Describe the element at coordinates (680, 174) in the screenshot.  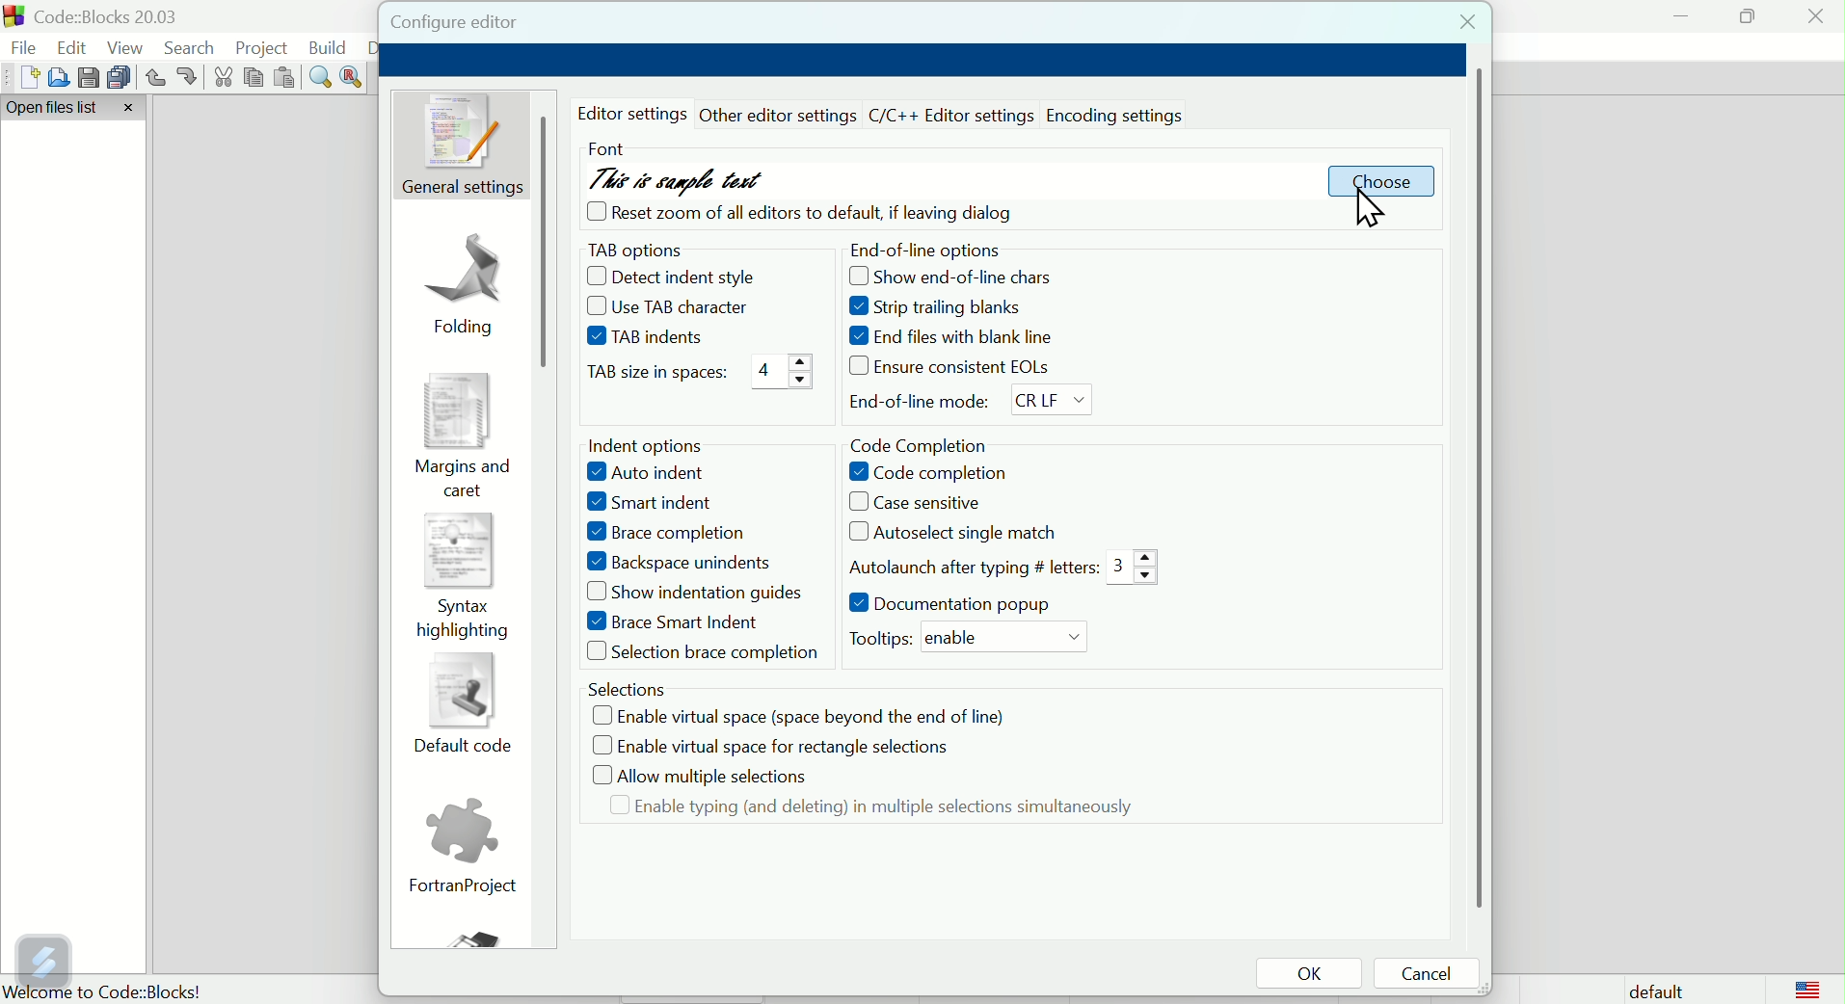
I see `This is sample text` at that location.